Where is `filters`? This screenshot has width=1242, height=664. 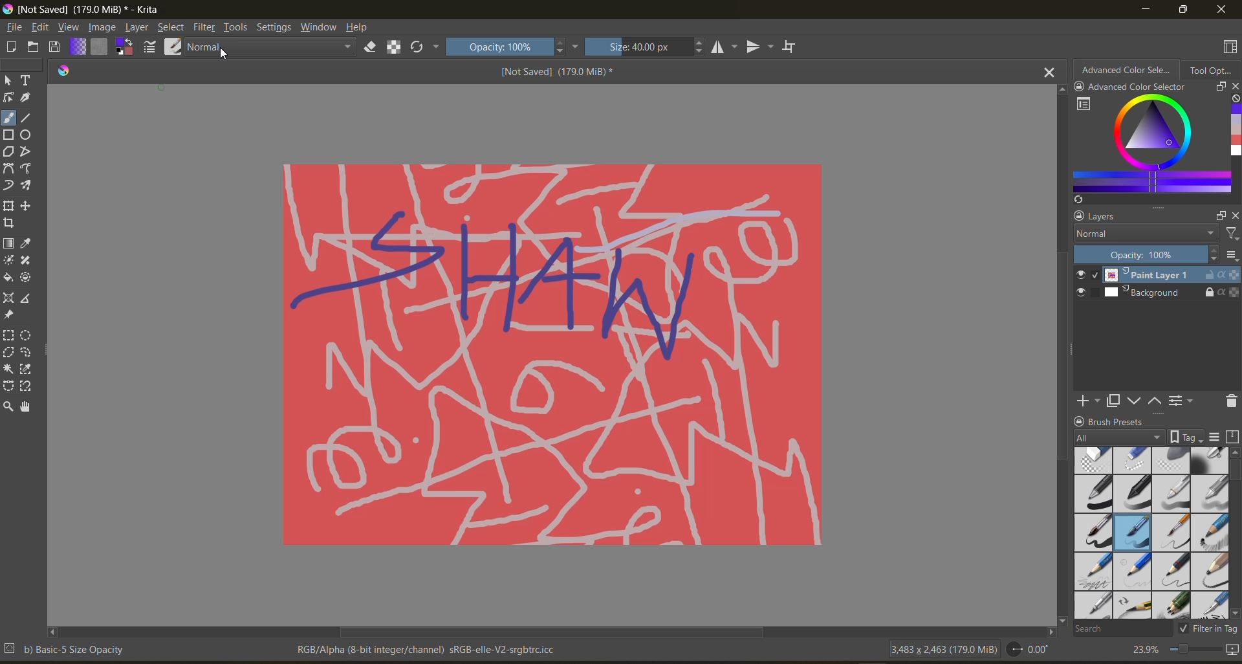
filters is located at coordinates (205, 27).